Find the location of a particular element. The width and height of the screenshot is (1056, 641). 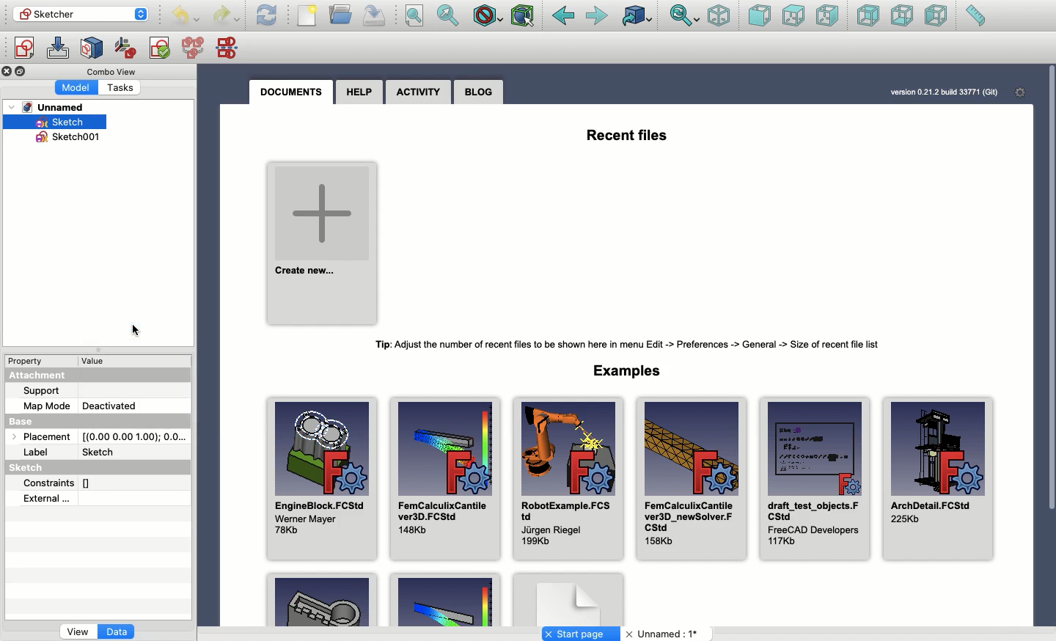

View is located at coordinates (78, 633).